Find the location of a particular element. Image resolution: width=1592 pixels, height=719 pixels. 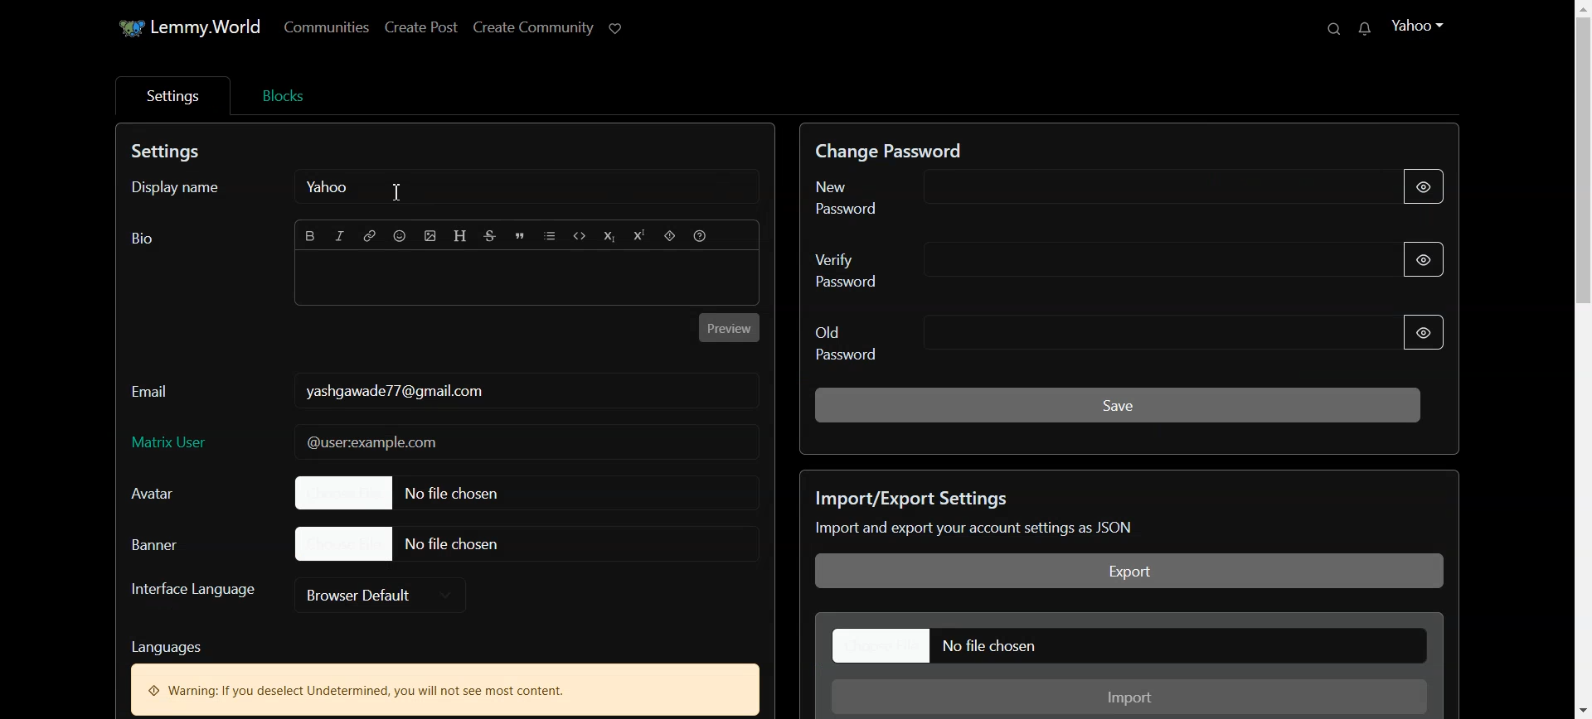

Old Password is located at coordinates (1072, 340).